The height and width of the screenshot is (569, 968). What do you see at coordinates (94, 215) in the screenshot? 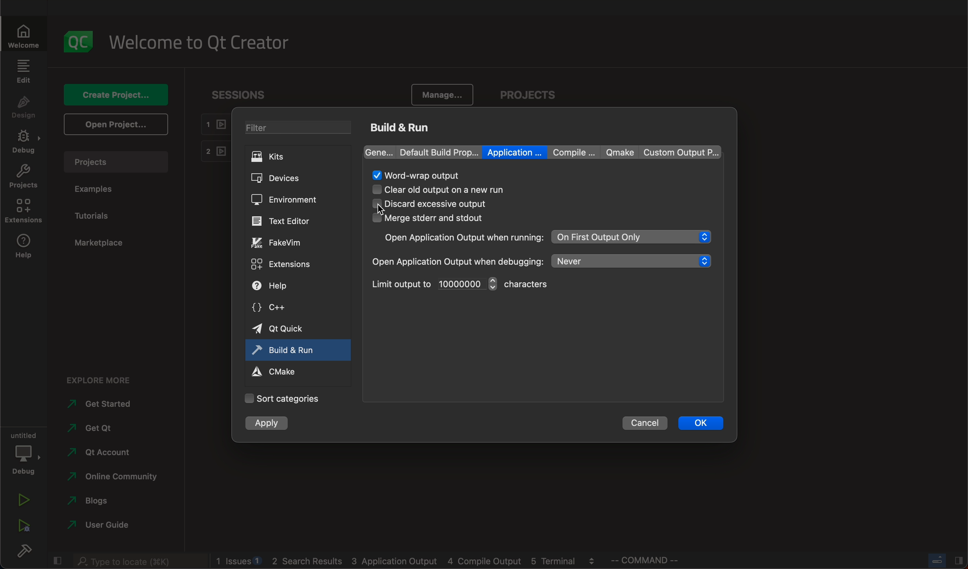
I see `tutorial` at bounding box center [94, 215].